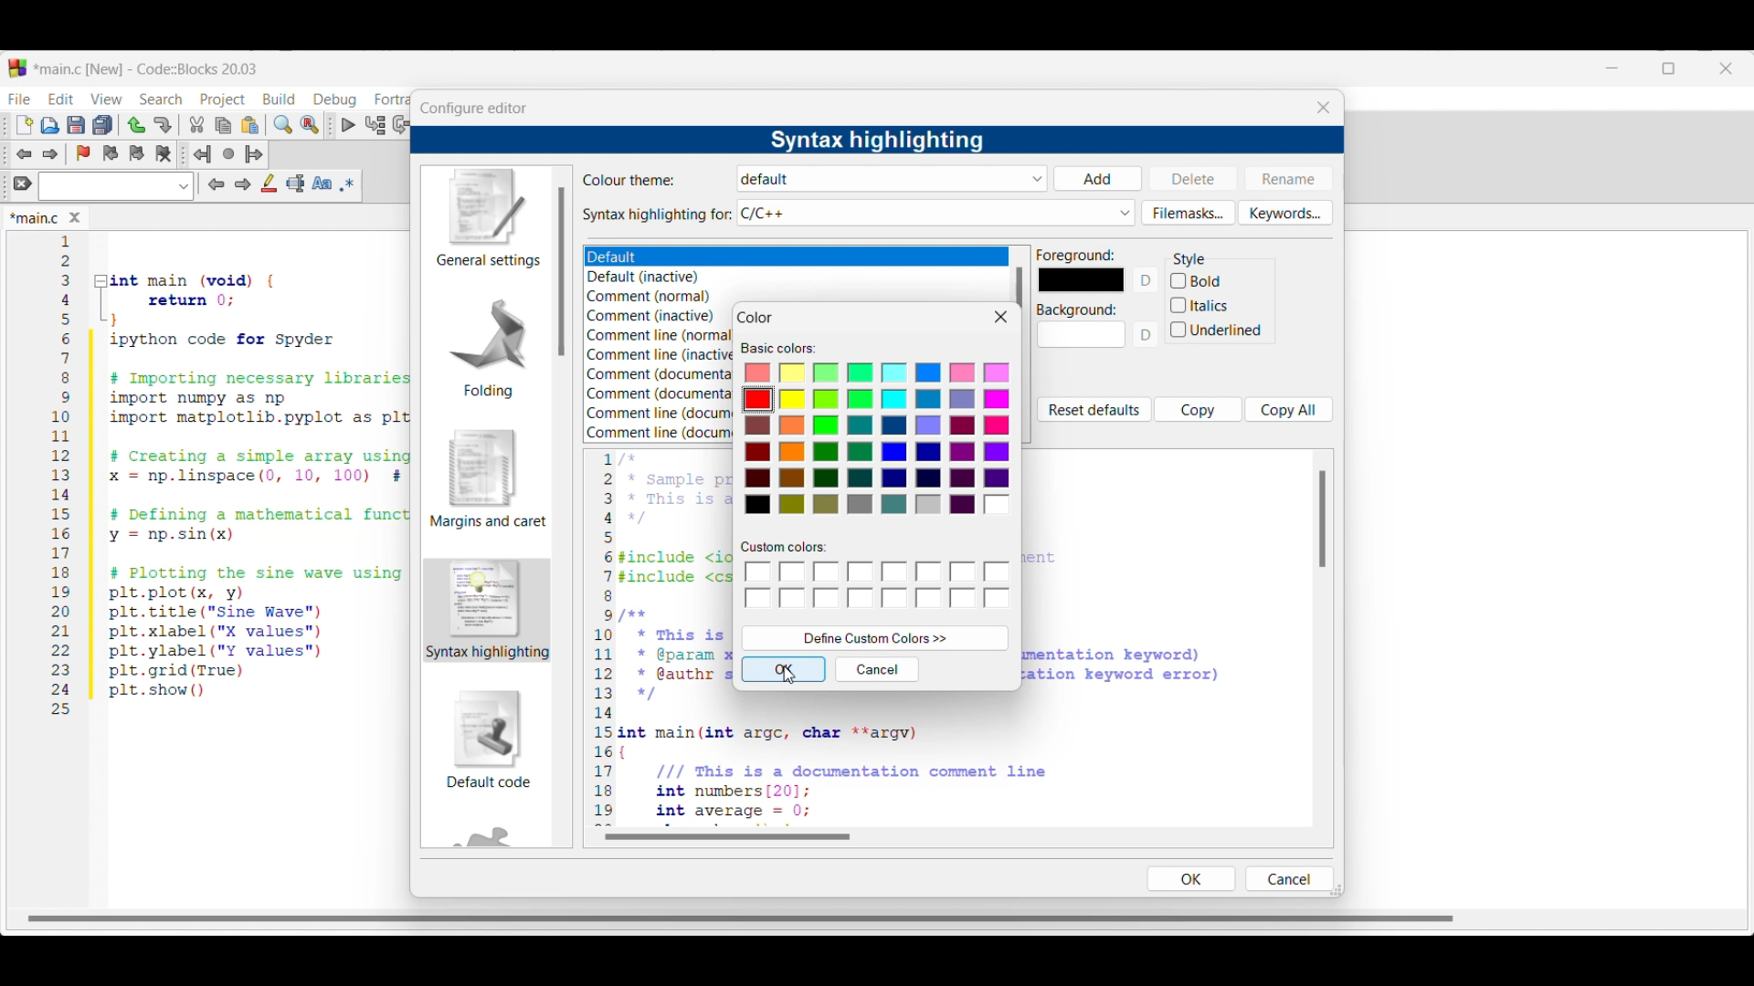 This screenshot has height=986, width=1754. Describe the element at coordinates (136, 153) in the screenshot. I see `Next bookmark` at that location.